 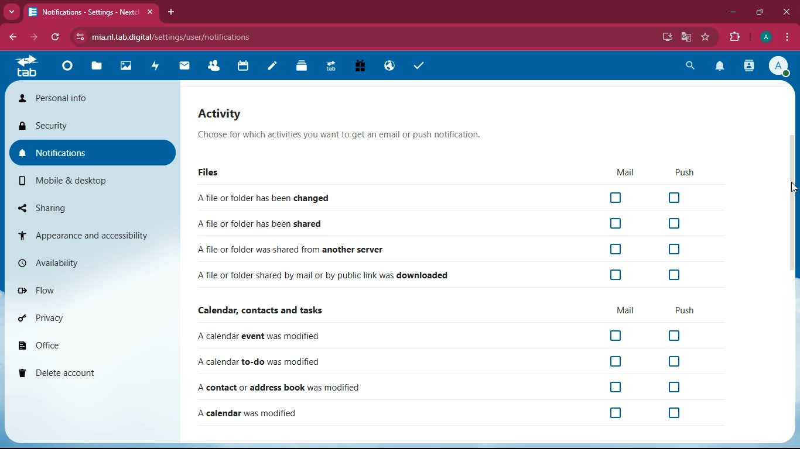 What do you see at coordinates (735, 39) in the screenshot?
I see `extensions` at bounding box center [735, 39].